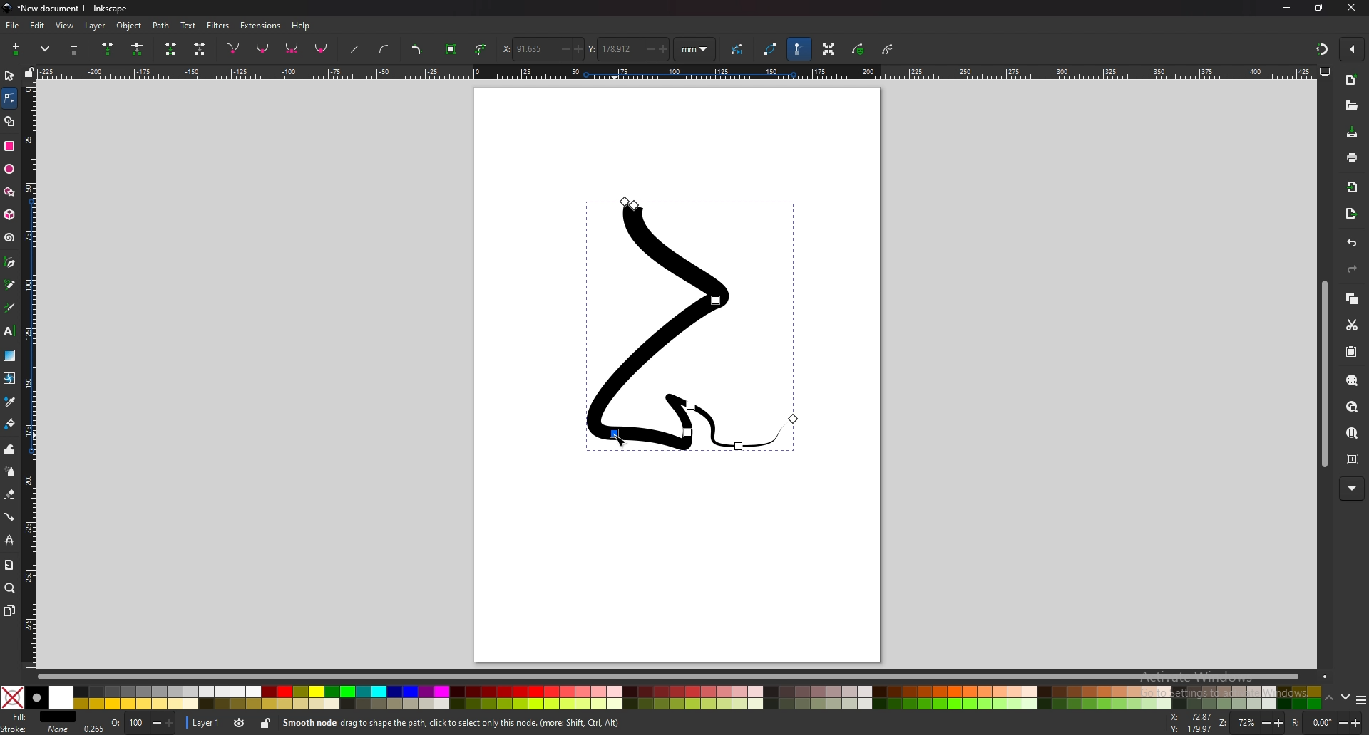 The height and width of the screenshot is (735, 1369). What do you see at coordinates (9, 518) in the screenshot?
I see `connector` at bounding box center [9, 518].